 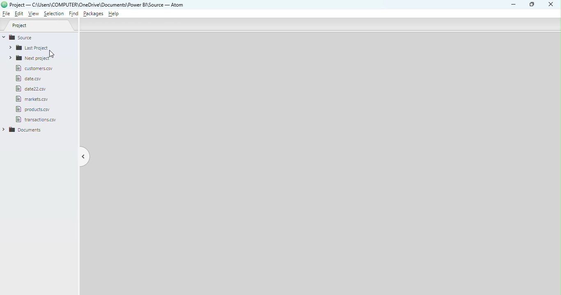 What do you see at coordinates (54, 14) in the screenshot?
I see `Selection` at bounding box center [54, 14].